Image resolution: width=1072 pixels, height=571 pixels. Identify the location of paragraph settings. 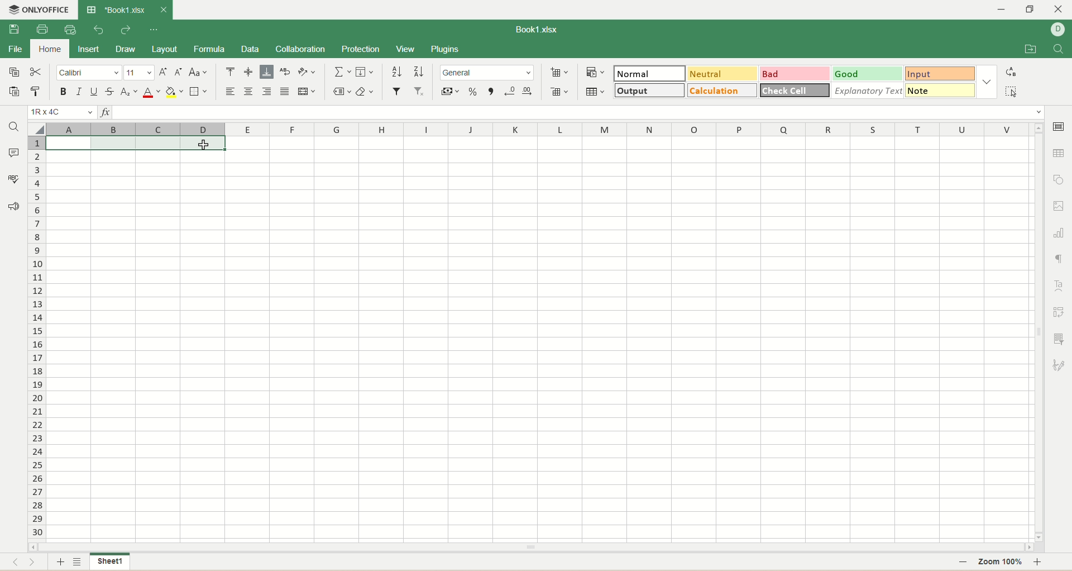
(1059, 256).